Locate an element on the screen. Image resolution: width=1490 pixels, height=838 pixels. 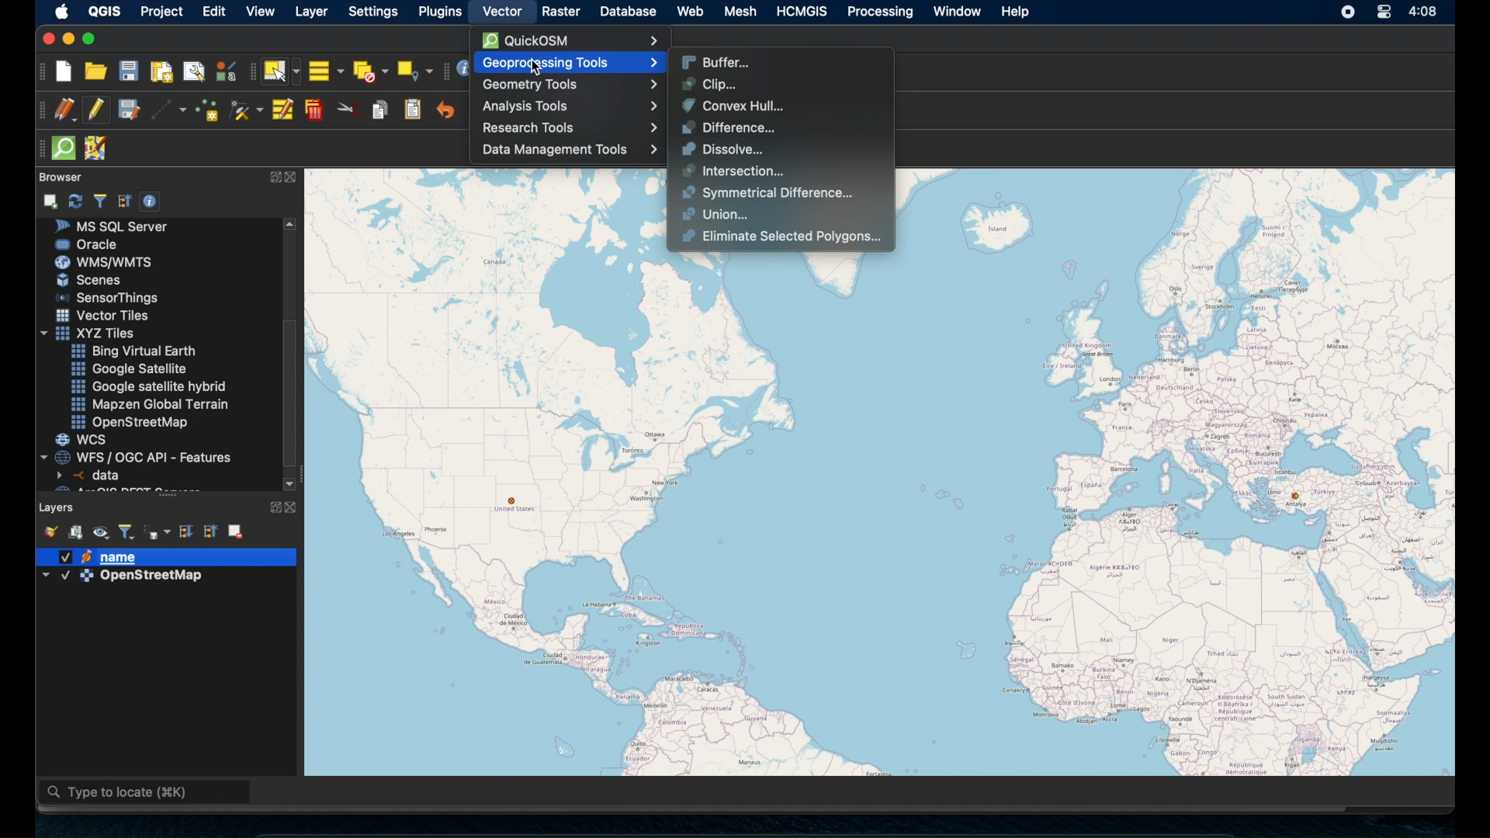
vertex tool is located at coordinates (246, 107).